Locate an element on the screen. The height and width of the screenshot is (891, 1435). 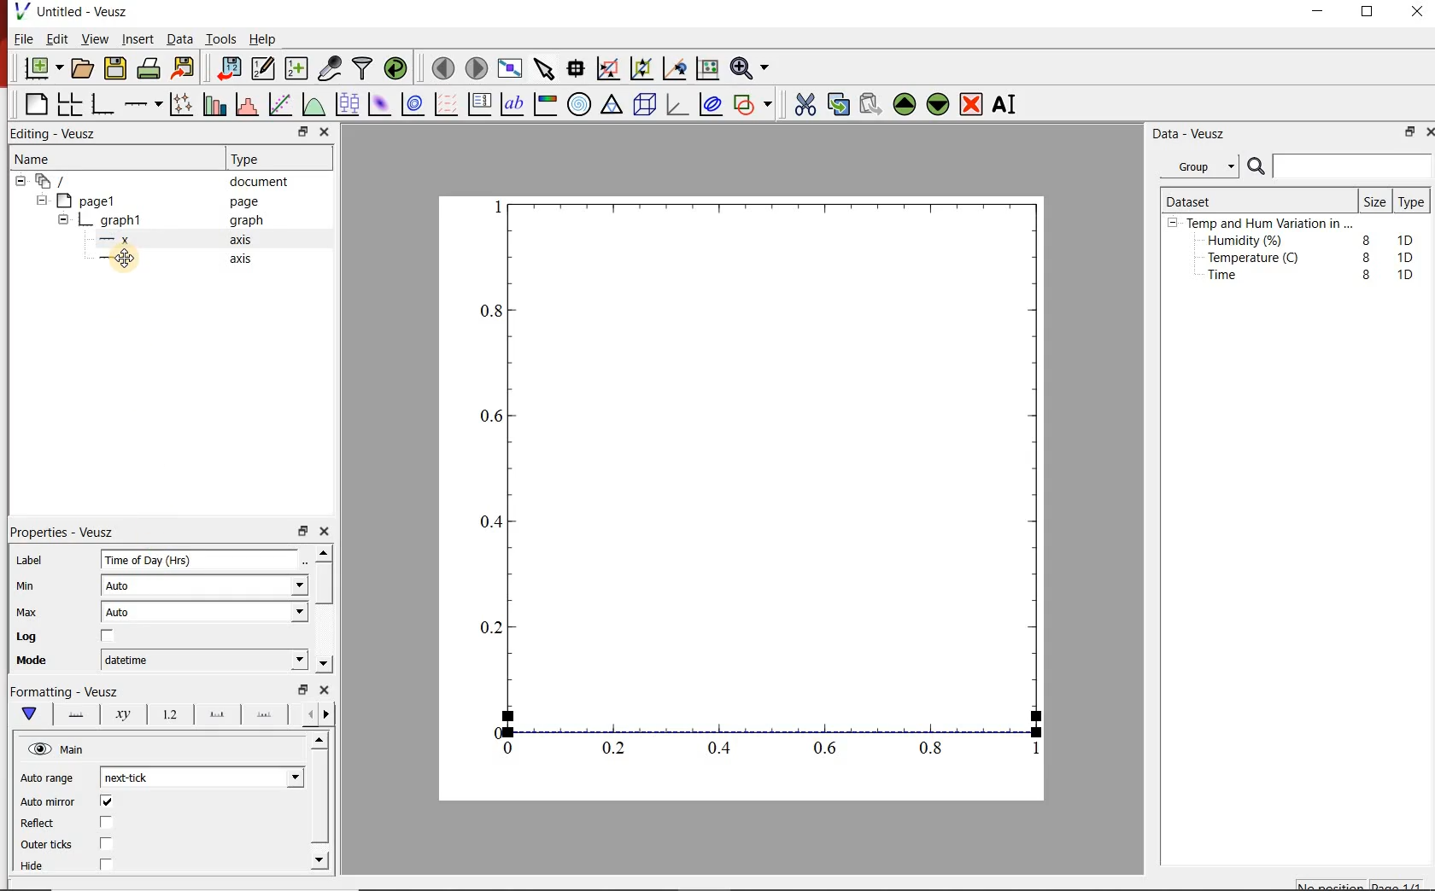
1 is located at coordinates (1030, 752).